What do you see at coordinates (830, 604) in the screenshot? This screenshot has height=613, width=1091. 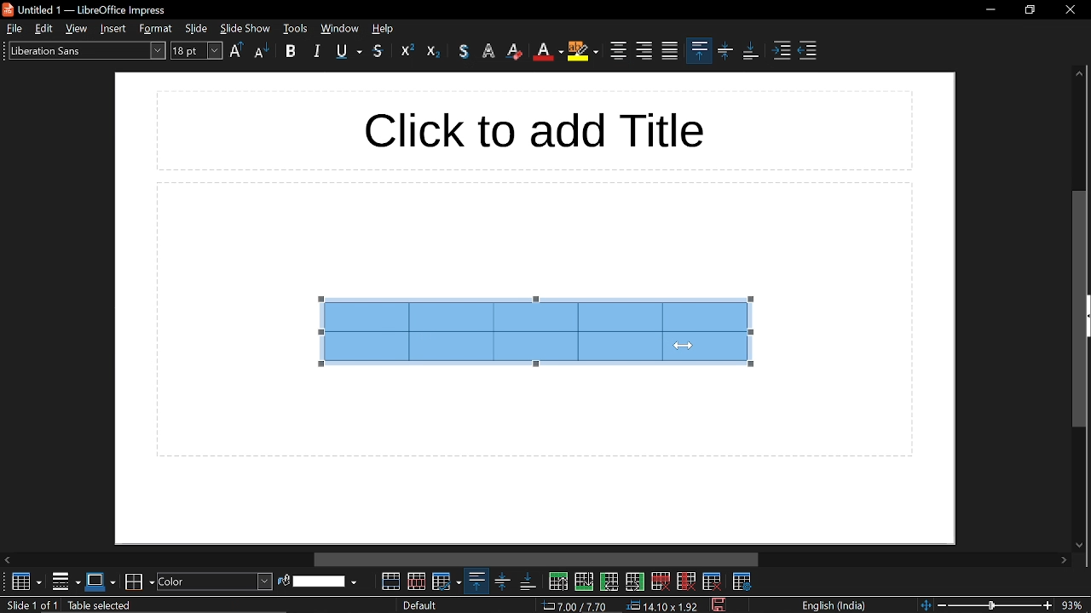 I see `language` at bounding box center [830, 604].